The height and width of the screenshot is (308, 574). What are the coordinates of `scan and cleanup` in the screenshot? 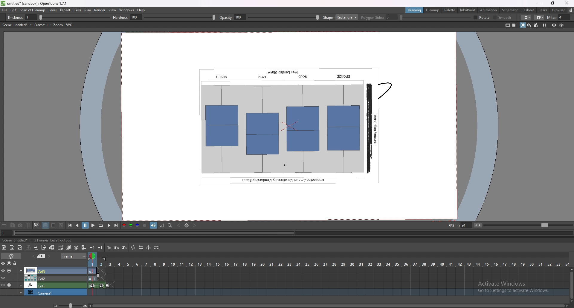 It's located at (32, 10).